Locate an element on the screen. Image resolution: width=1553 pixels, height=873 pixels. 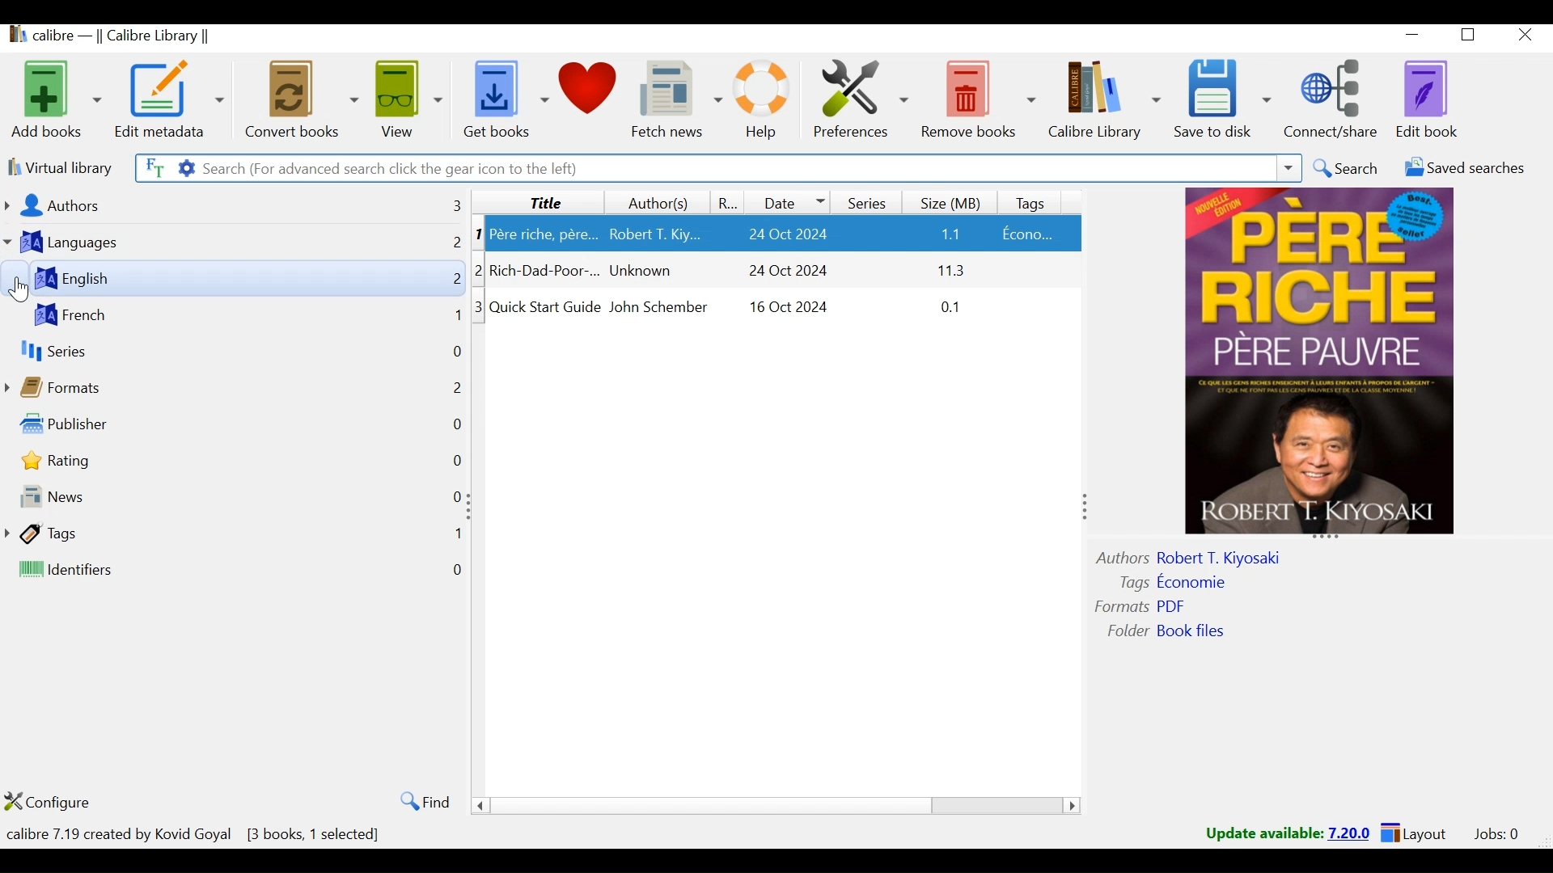
quick Start Guide John Schember 16 Oct 2024 0.1 is located at coordinates (785, 314).